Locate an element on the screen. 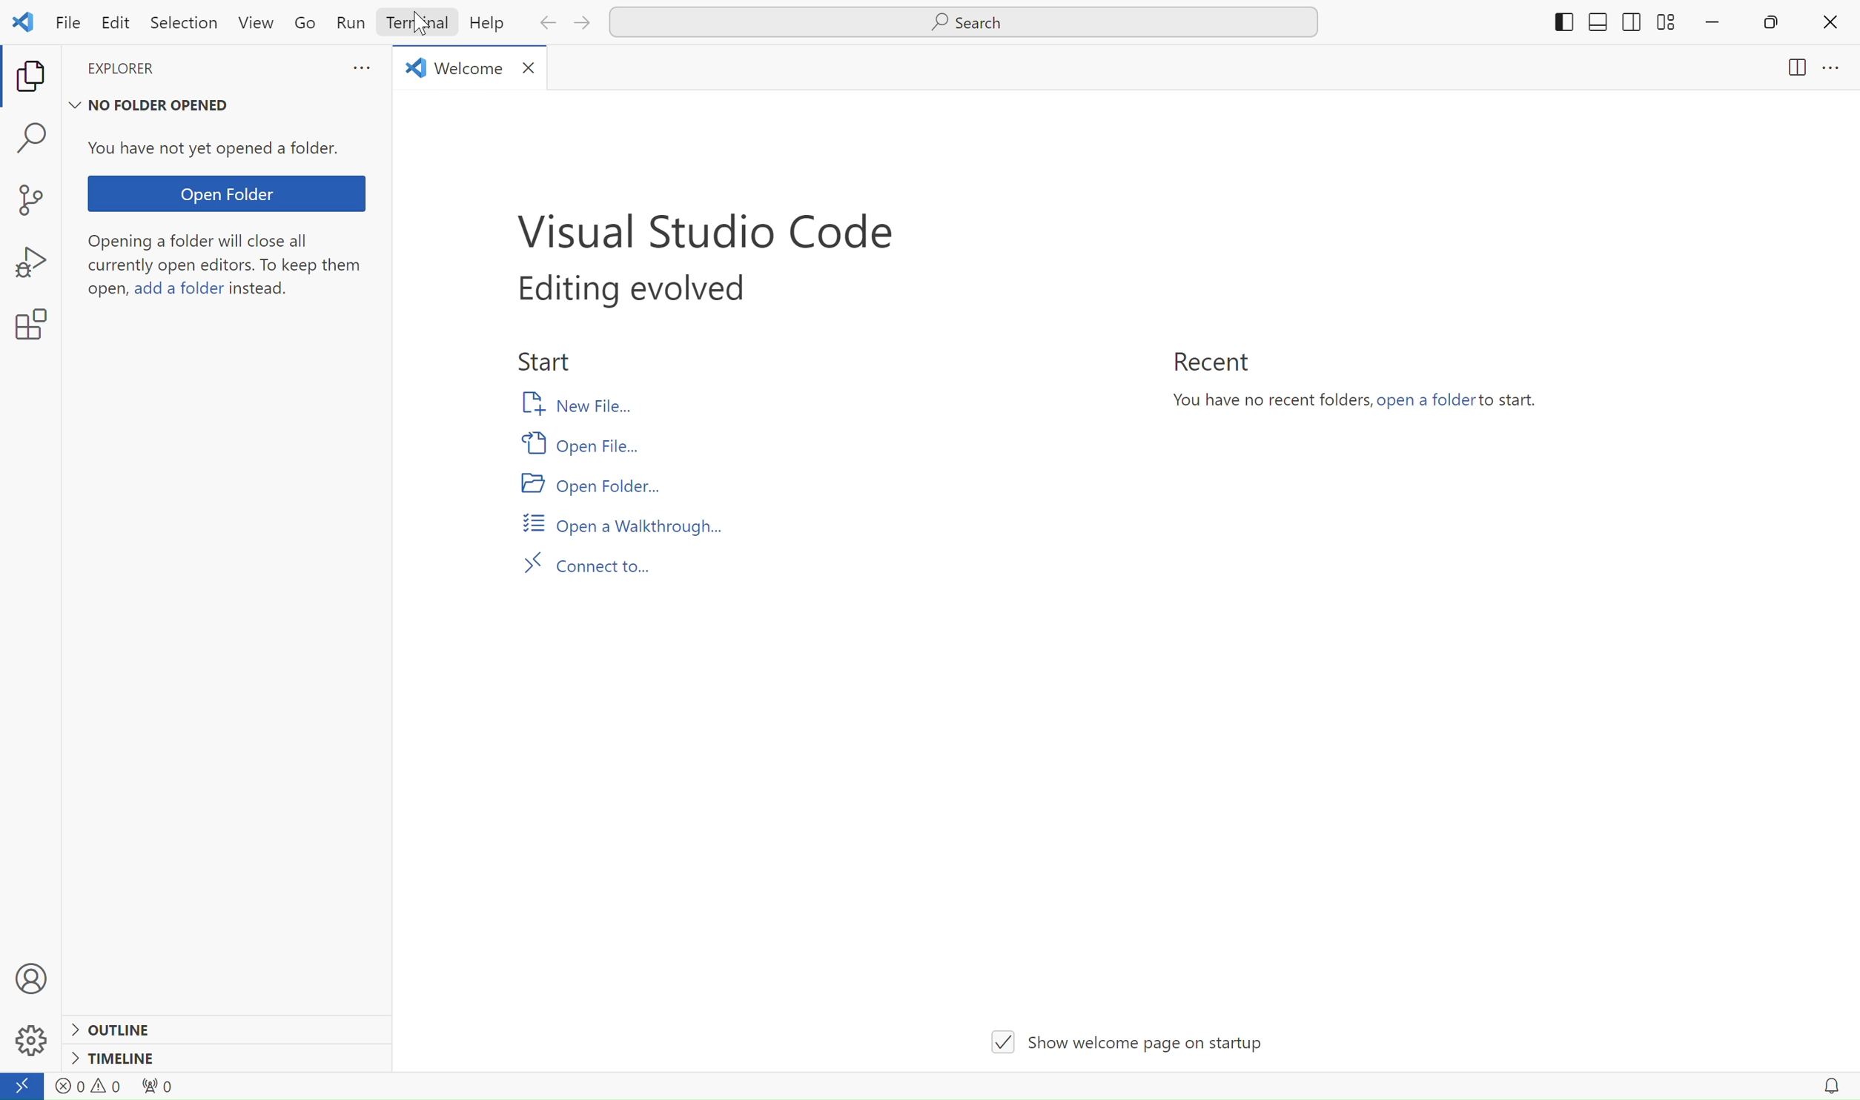  outline is located at coordinates (115, 1027).